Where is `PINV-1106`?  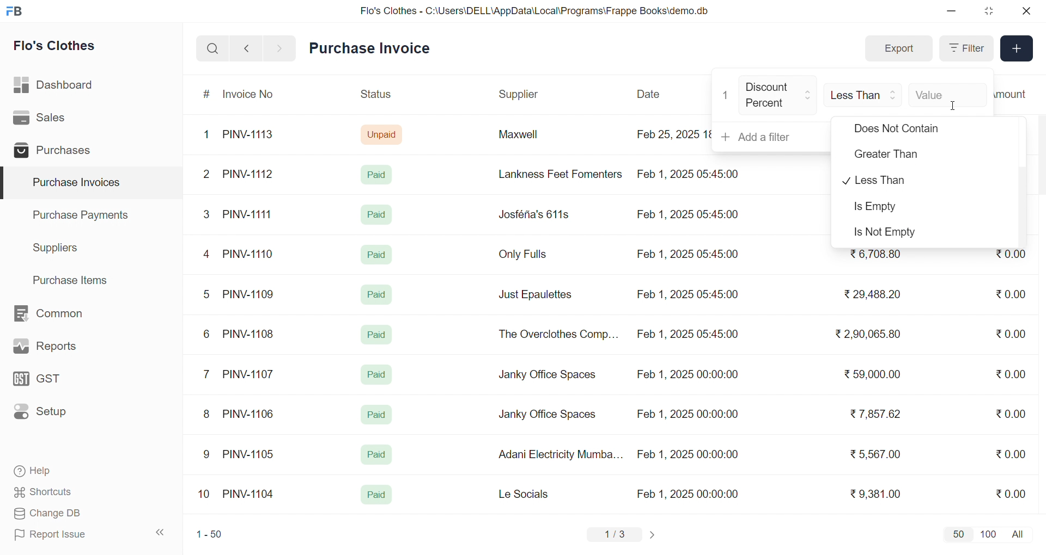 PINV-1106 is located at coordinates (252, 414).